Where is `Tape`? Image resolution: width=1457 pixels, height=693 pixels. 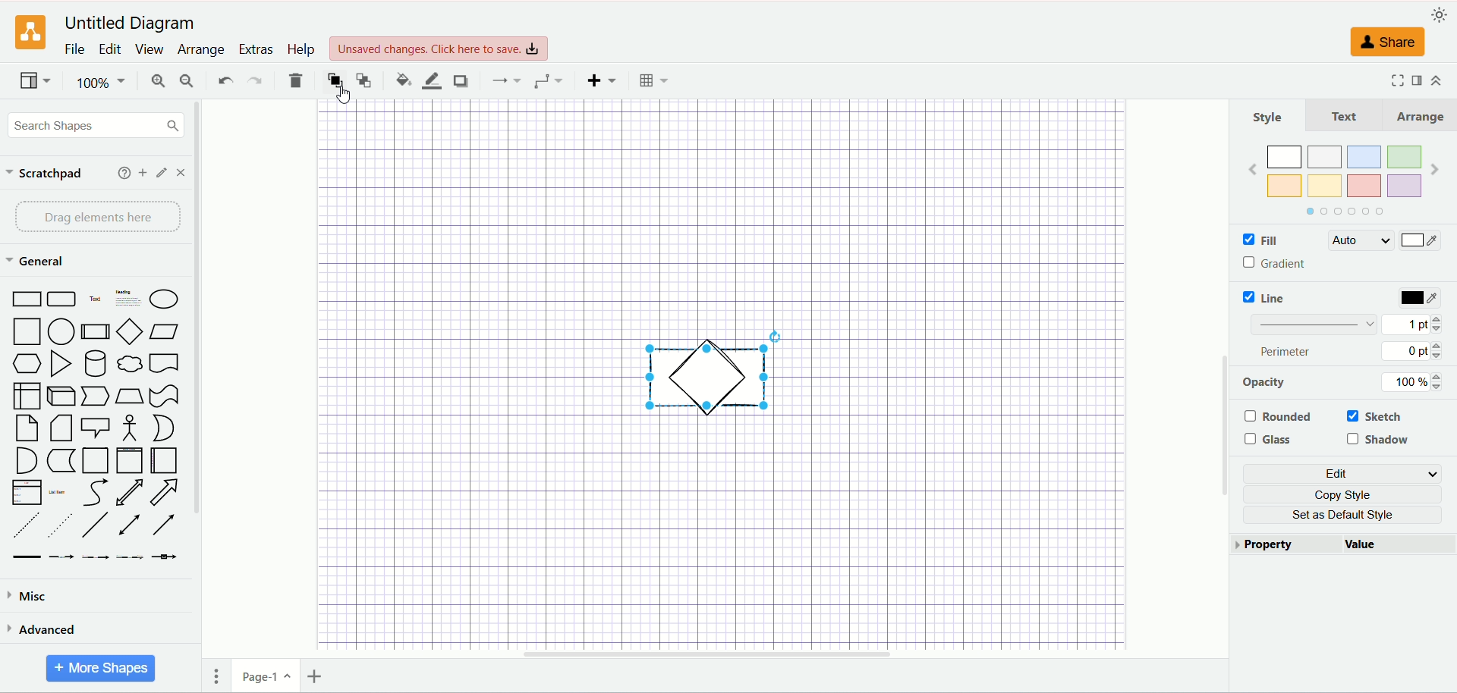 Tape is located at coordinates (165, 396).